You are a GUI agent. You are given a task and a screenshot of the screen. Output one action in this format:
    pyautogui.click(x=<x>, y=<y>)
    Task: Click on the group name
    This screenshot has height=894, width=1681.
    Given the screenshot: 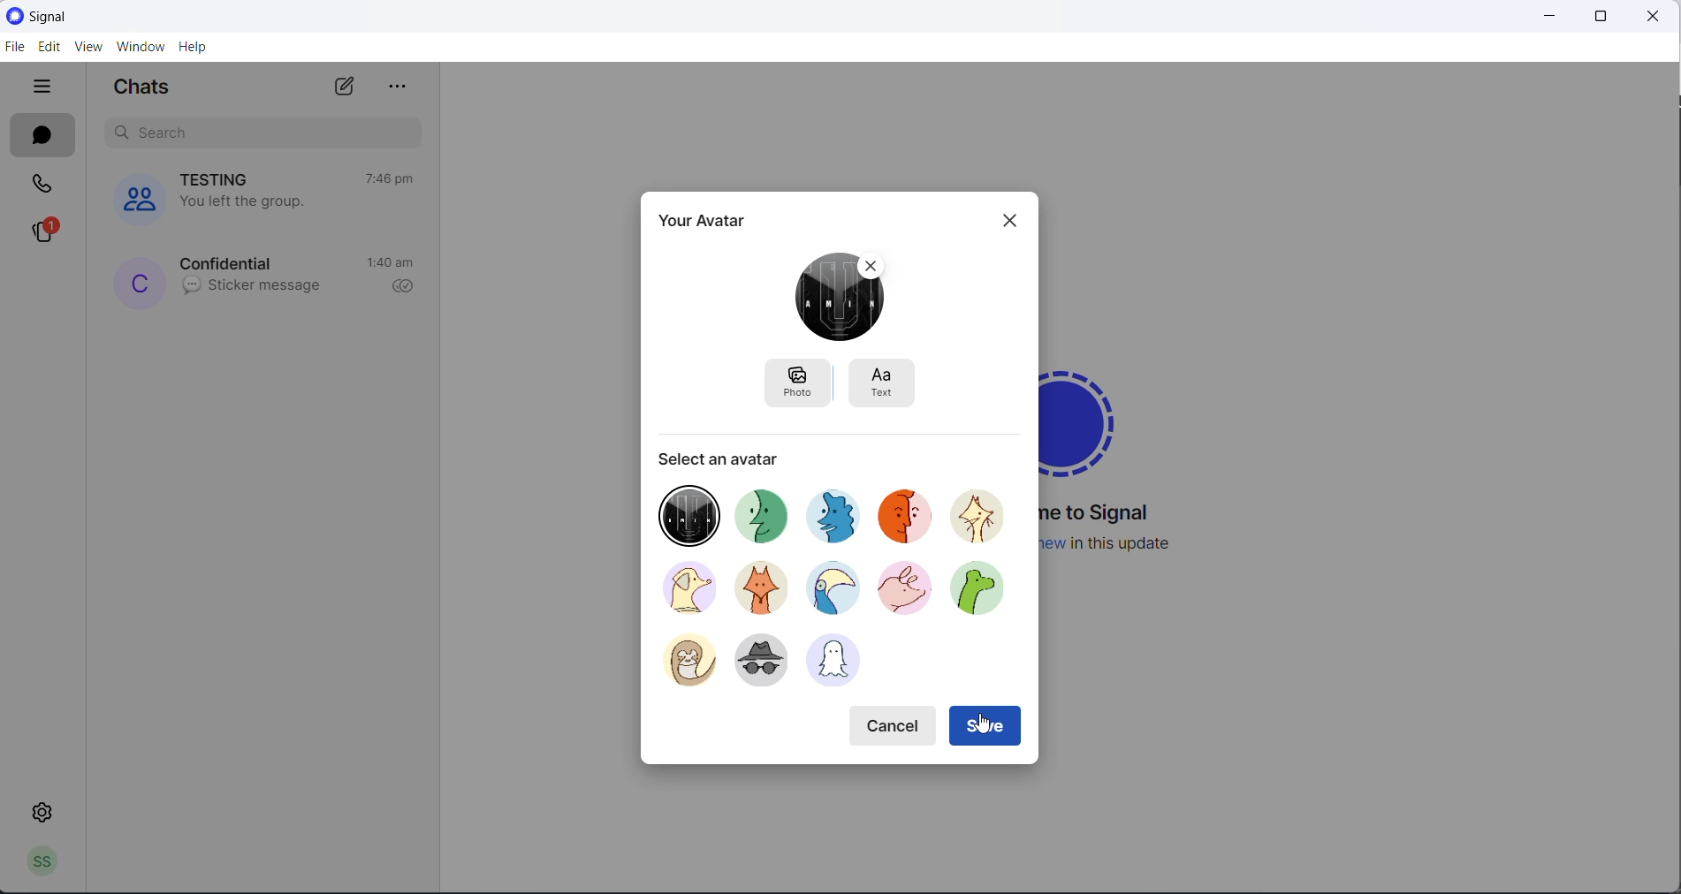 What is the action you would take?
    pyautogui.click(x=221, y=179)
    